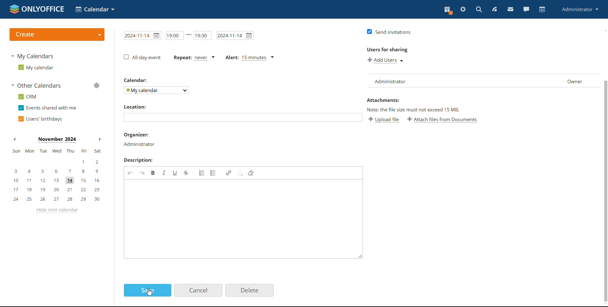 The width and height of the screenshot is (608, 307). I want to click on feed, so click(495, 9).